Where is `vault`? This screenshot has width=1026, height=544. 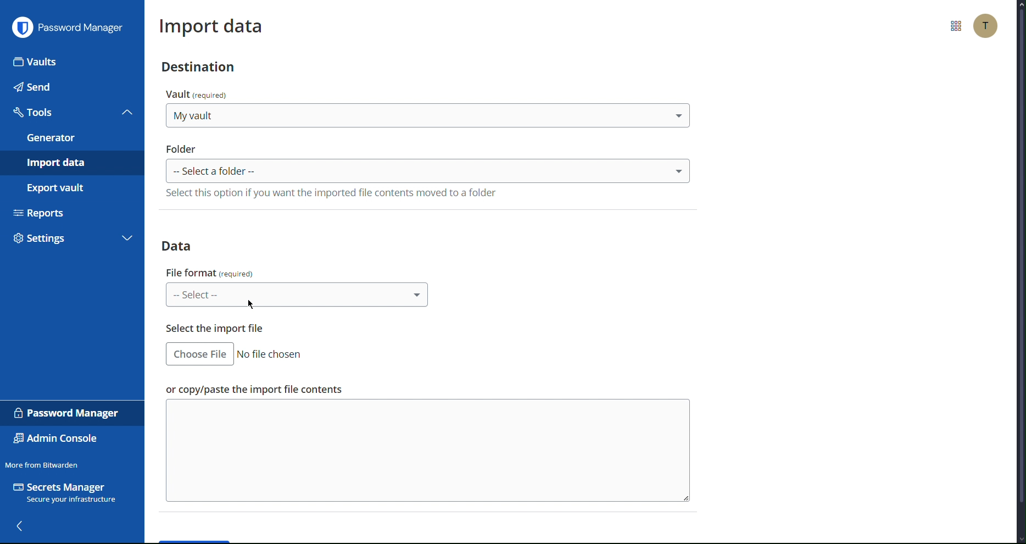
vault is located at coordinates (199, 93).